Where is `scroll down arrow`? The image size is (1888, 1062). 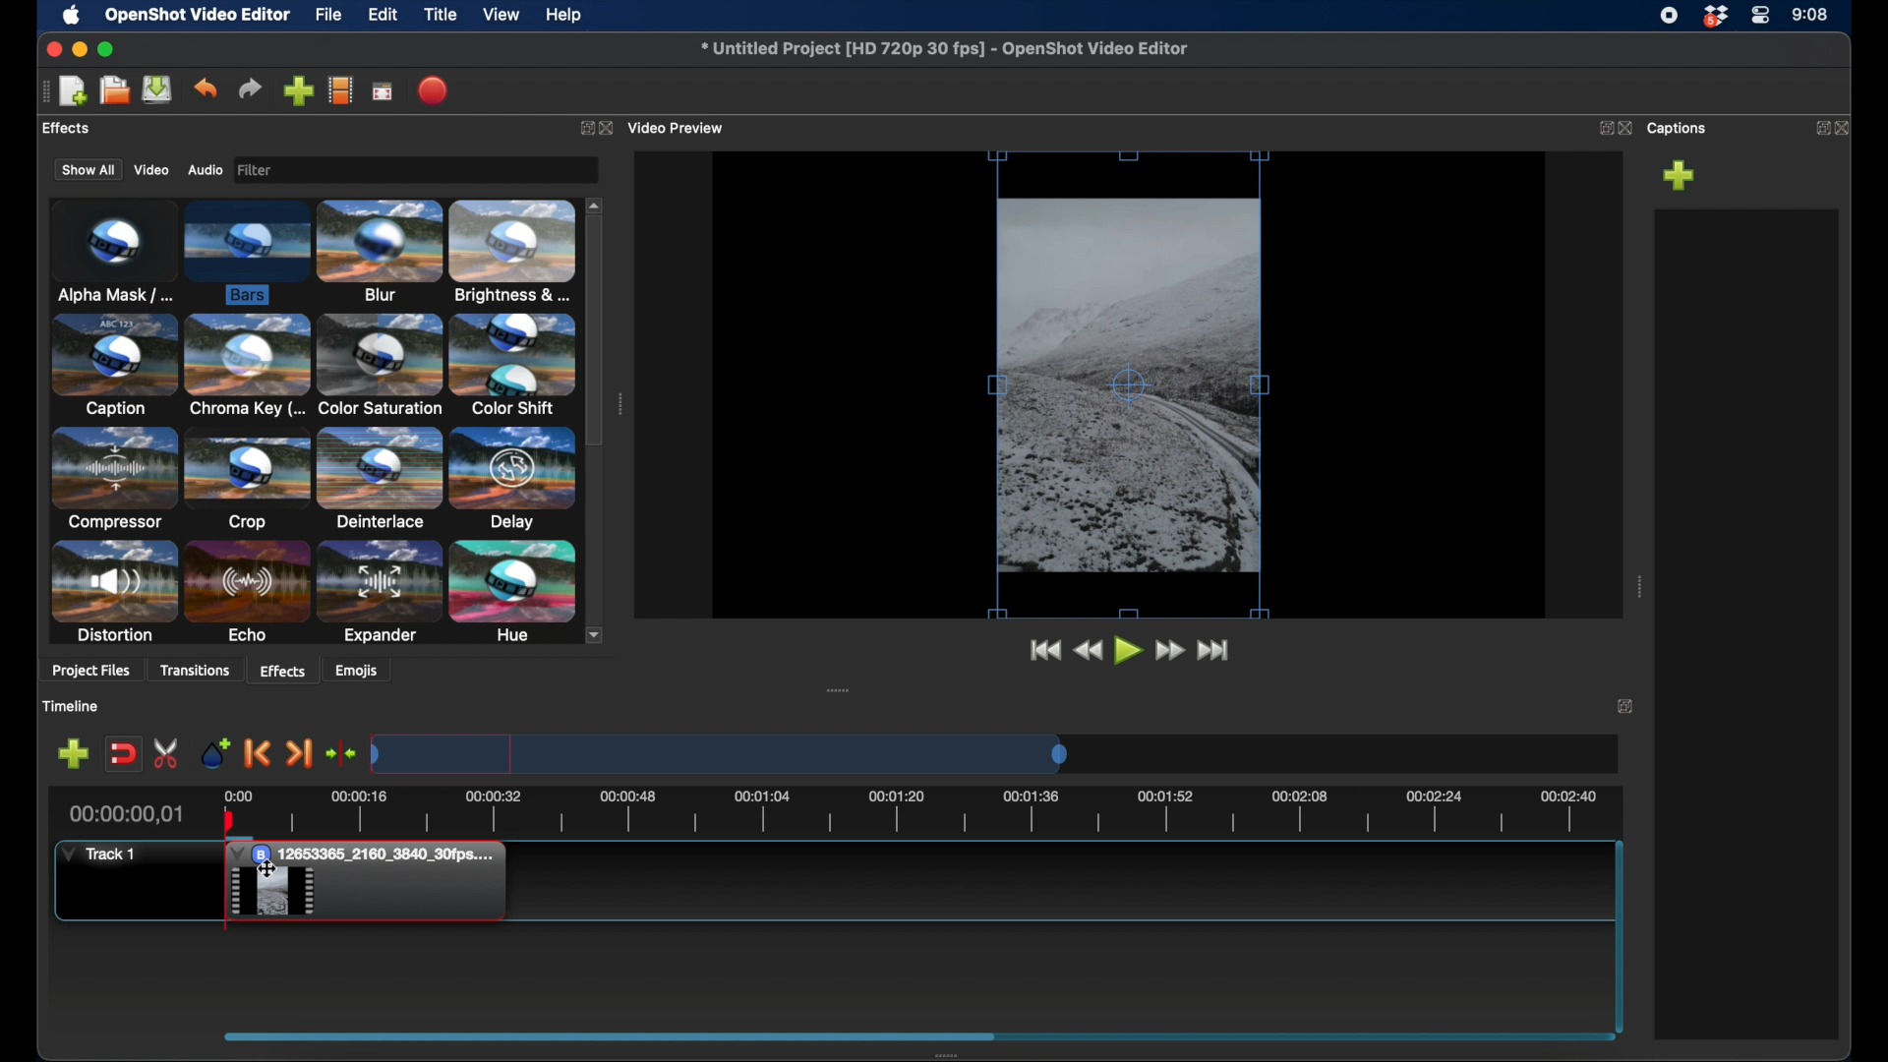
scroll down arrow is located at coordinates (600, 634).